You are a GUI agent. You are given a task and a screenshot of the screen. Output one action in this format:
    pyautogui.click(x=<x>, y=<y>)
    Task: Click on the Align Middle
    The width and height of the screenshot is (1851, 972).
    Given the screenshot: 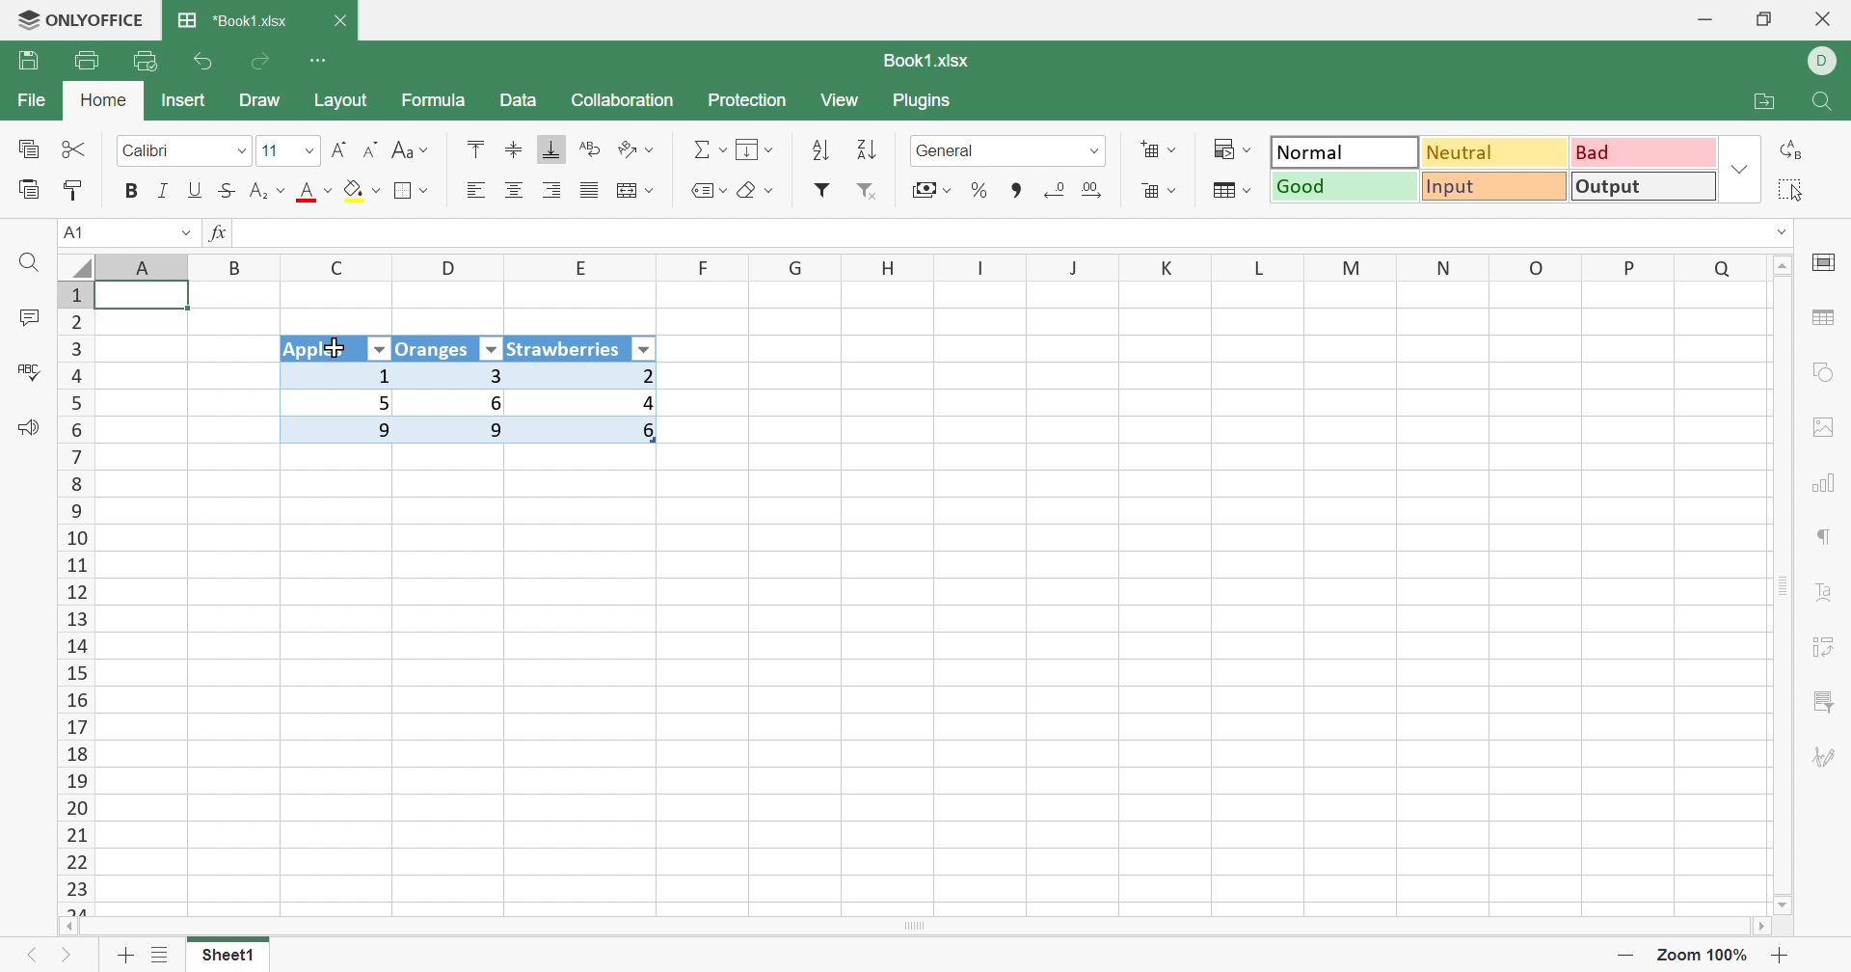 What is the action you would take?
    pyautogui.click(x=514, y=150)
    